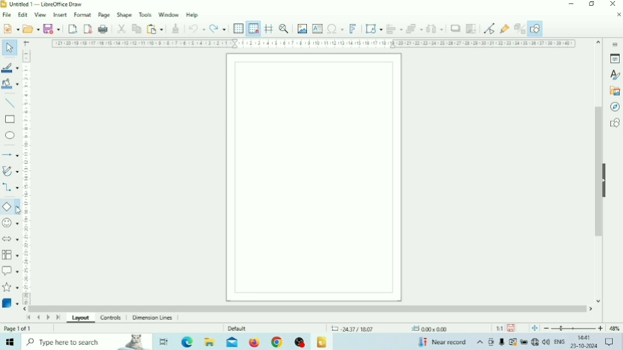 The height and width of the screenshot is (350, 623). What do you see at coordinates (11, 288) in the screenshot?
I see `Stars and Banners` at bounding box center [11, 288].